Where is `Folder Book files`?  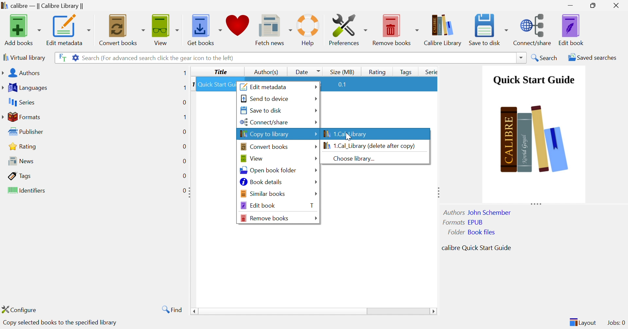
Folder Book files is located at coordinates (469, 232).